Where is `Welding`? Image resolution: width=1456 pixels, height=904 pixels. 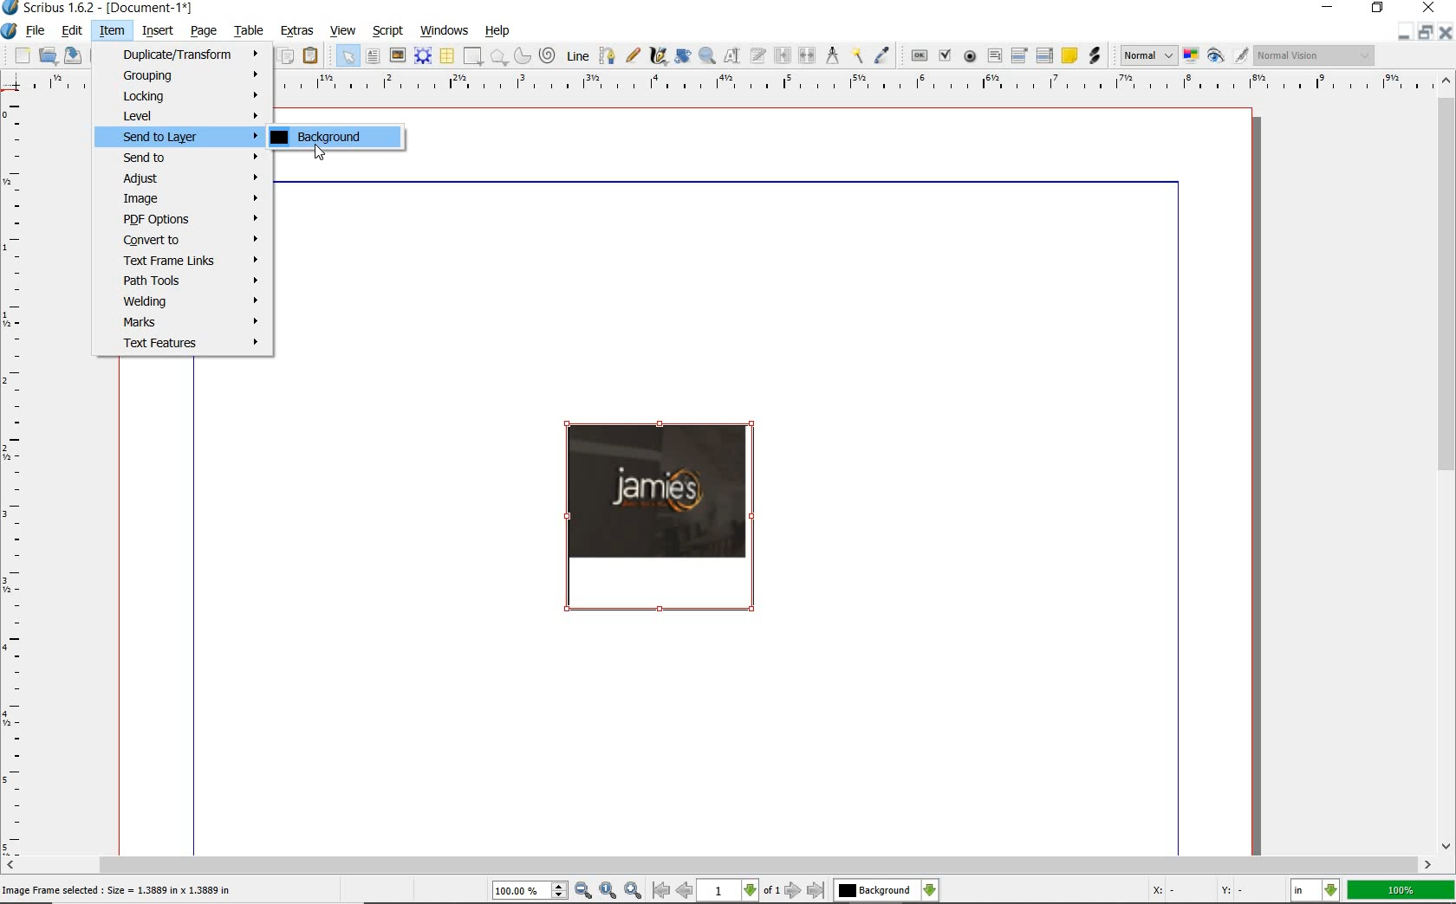
Welding is located at coordinates (185, 301).